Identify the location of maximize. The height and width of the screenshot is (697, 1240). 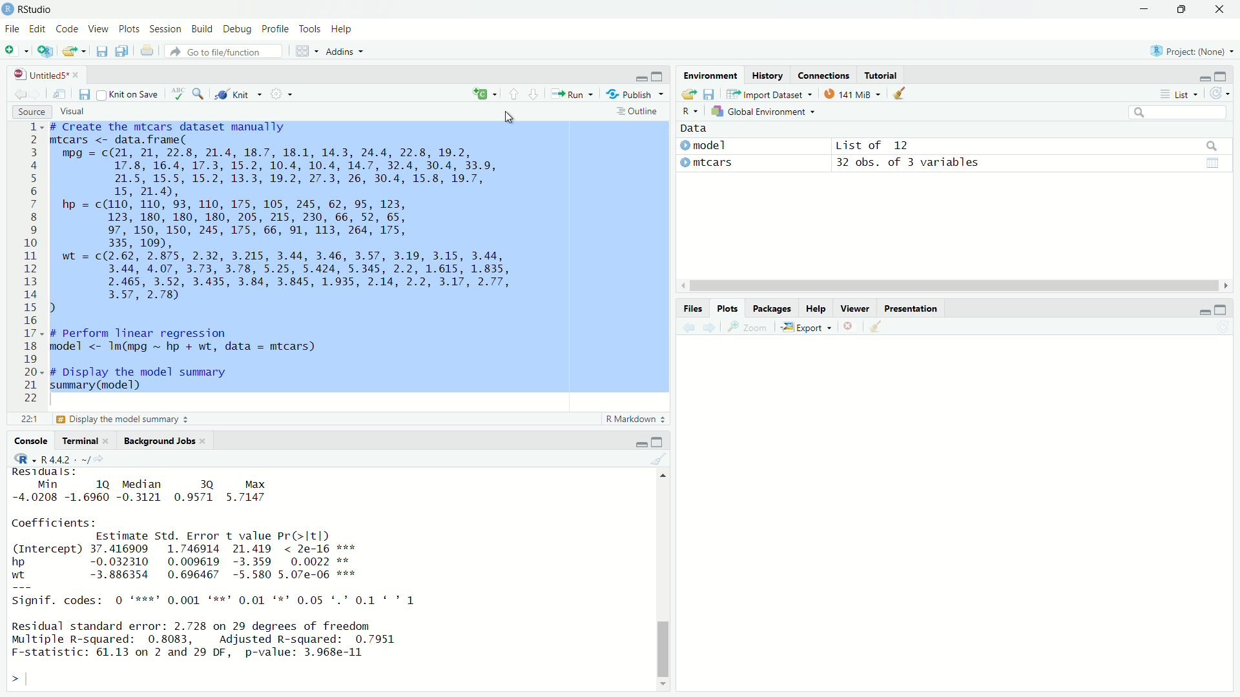
(659, 440).